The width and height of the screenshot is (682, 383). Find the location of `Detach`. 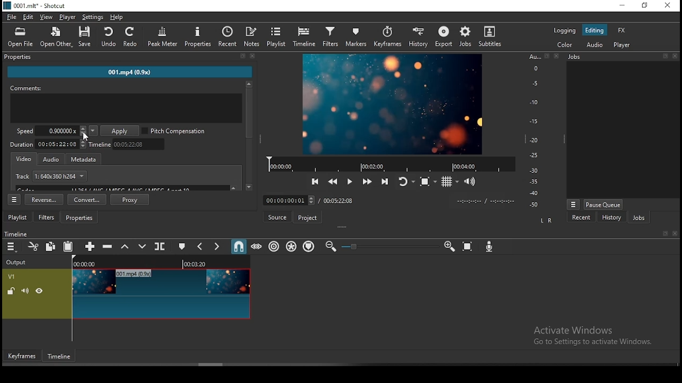

Detach is located at coordinates (547, 56).